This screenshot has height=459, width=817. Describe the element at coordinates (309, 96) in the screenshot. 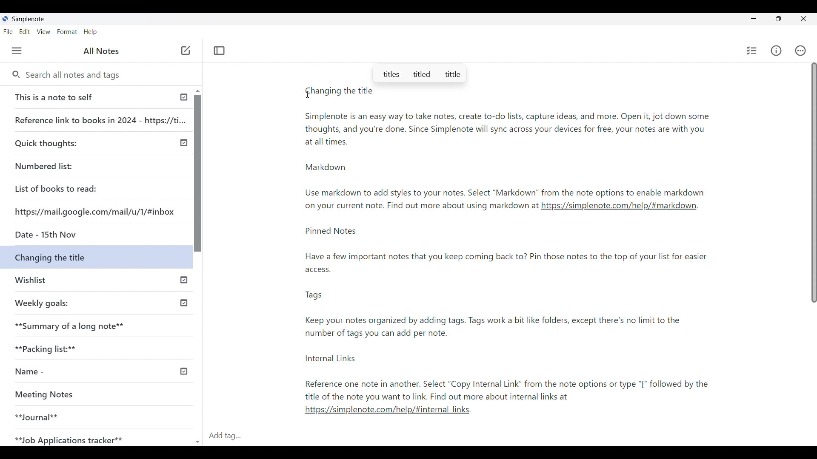

I see `cursor` at that location.